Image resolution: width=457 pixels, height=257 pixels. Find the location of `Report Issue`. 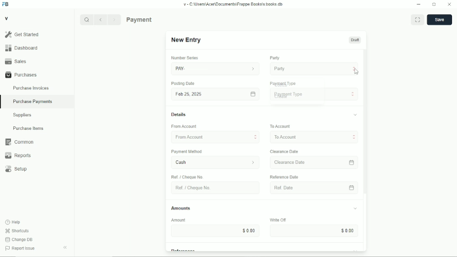

Report Issue is located at coordinates (21, 248).